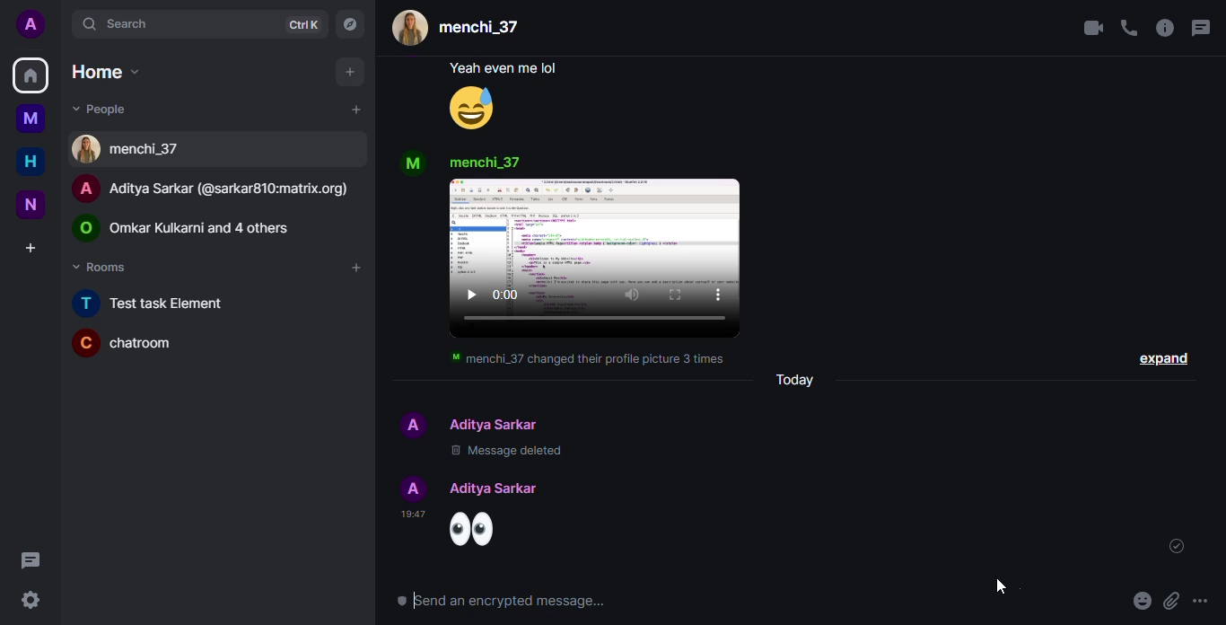 Image resolution: width=1226 pixels, height=625 pixels. What do you see at coordinates (31, 250) in the screenshot?
I see `create a space` at bounding box center [31, 250].